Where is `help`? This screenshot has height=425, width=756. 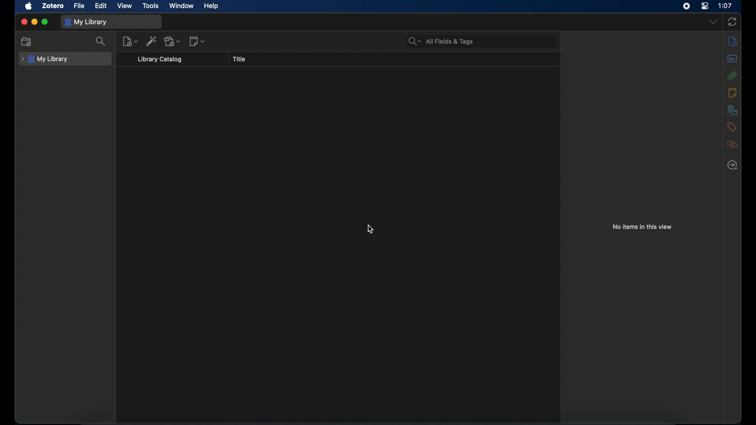 help is located at coordinates (212, 6).